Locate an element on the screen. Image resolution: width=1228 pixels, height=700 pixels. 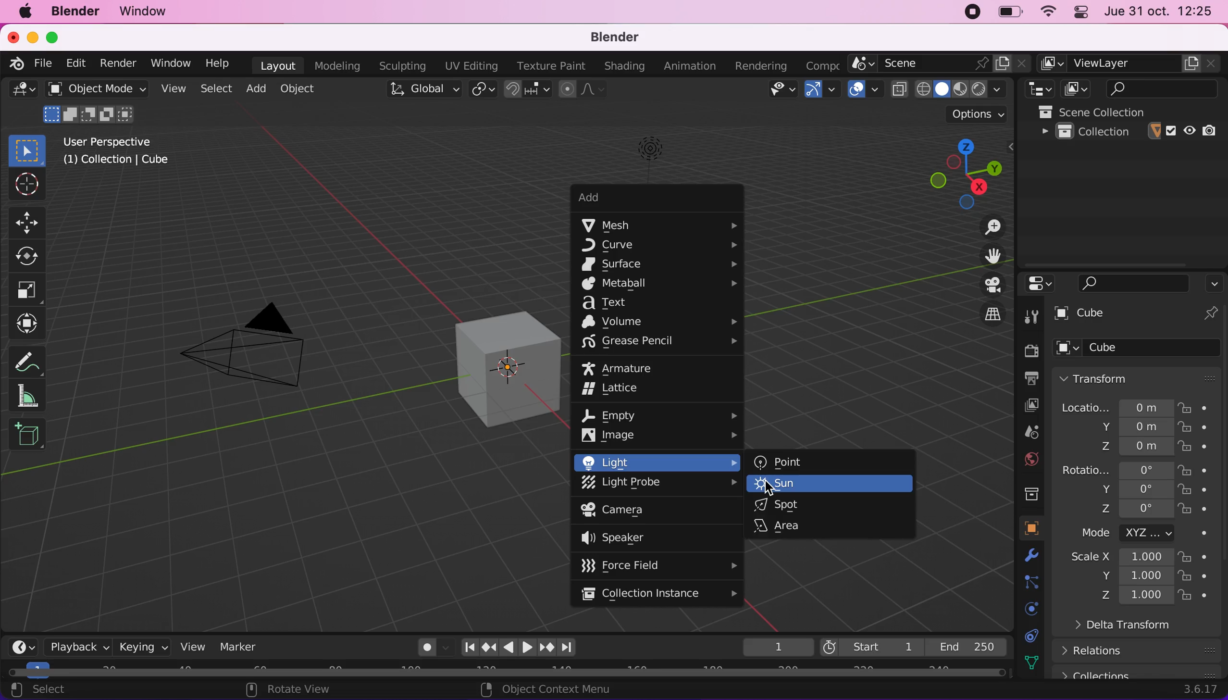
Start 1 is located at coordinates (870, 645).